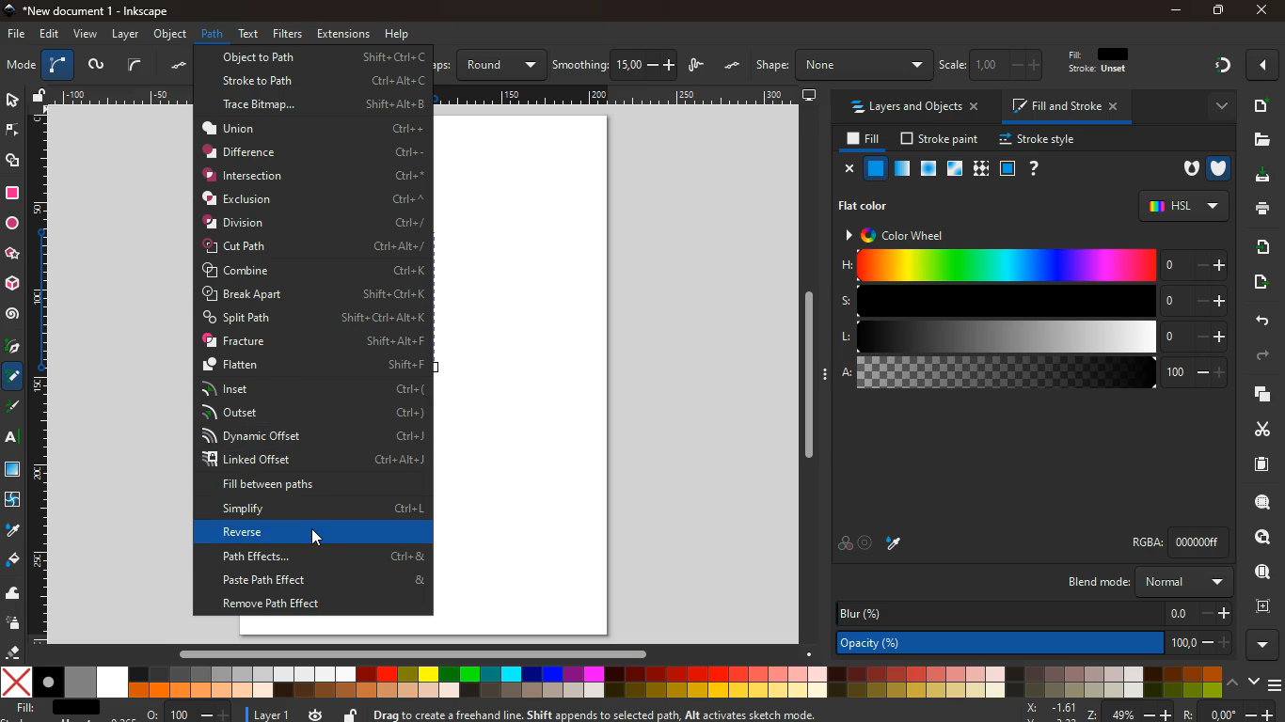 The width and height of the screenshot is (1285, 722). What do you see at coordinates (313, 152) in the screenshot?
I see `difference` at bounding box center [313, 152].